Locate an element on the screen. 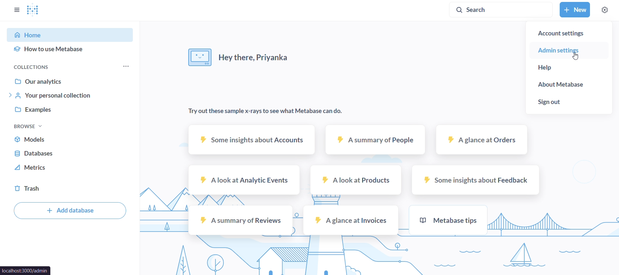  examples is located at coordinates (70, 111).